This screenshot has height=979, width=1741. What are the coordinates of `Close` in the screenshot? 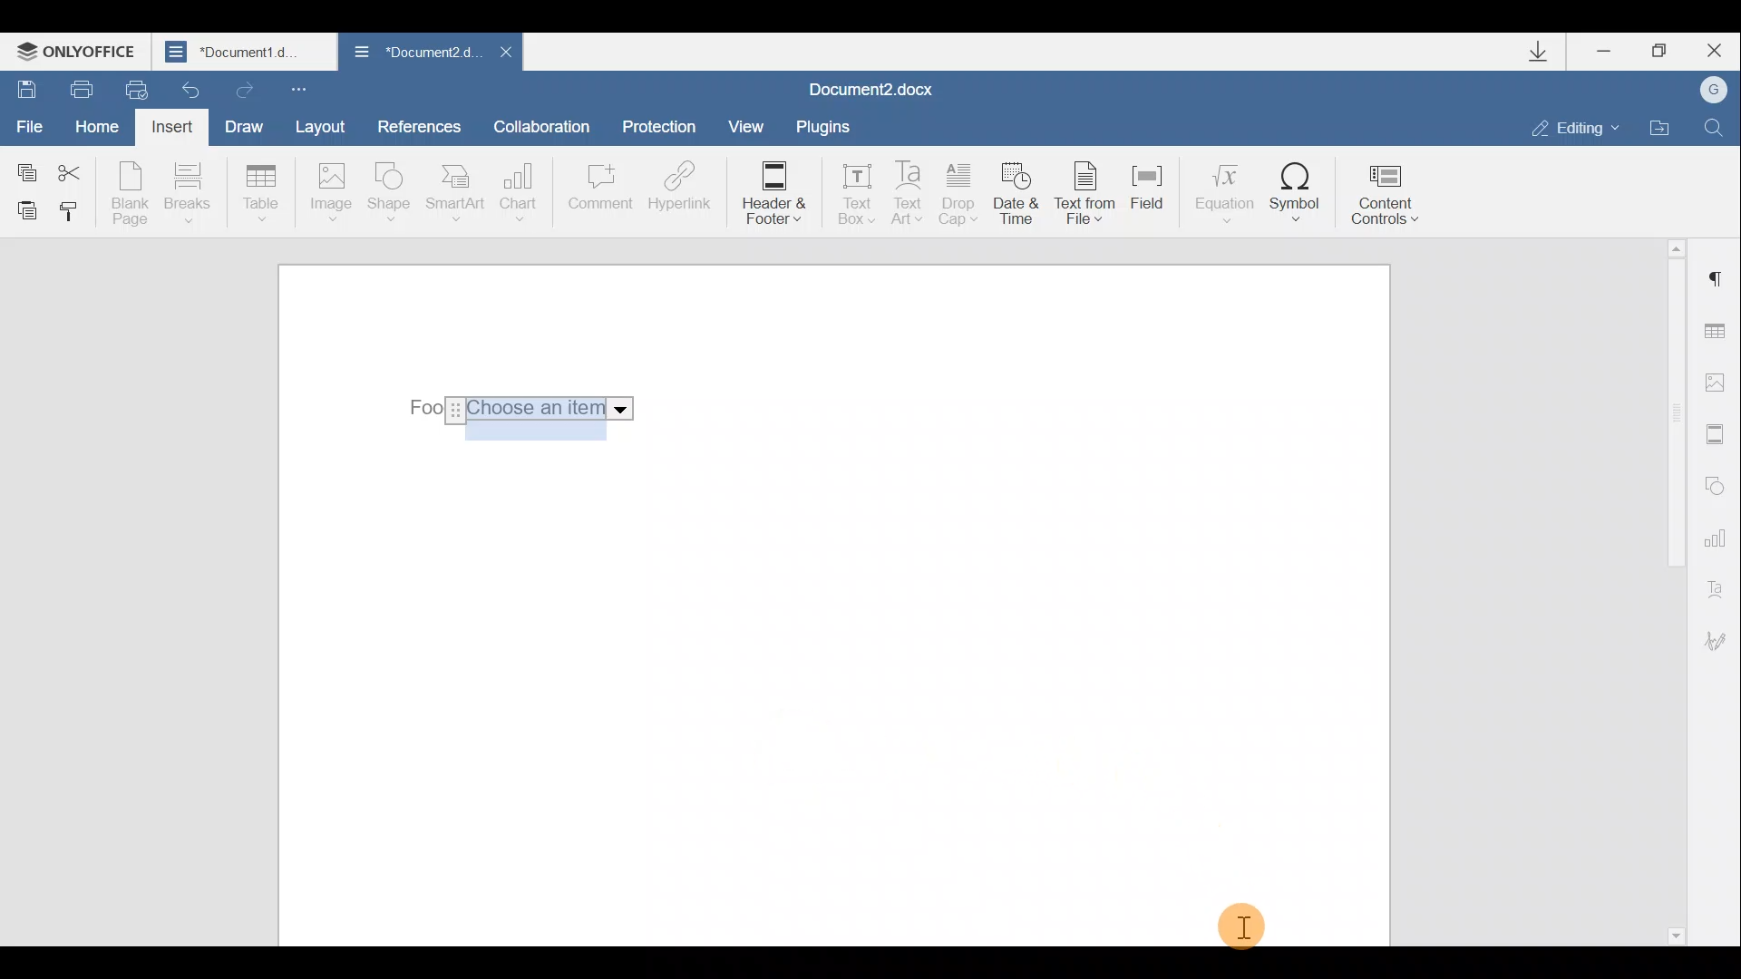 It's located at (504, 57).